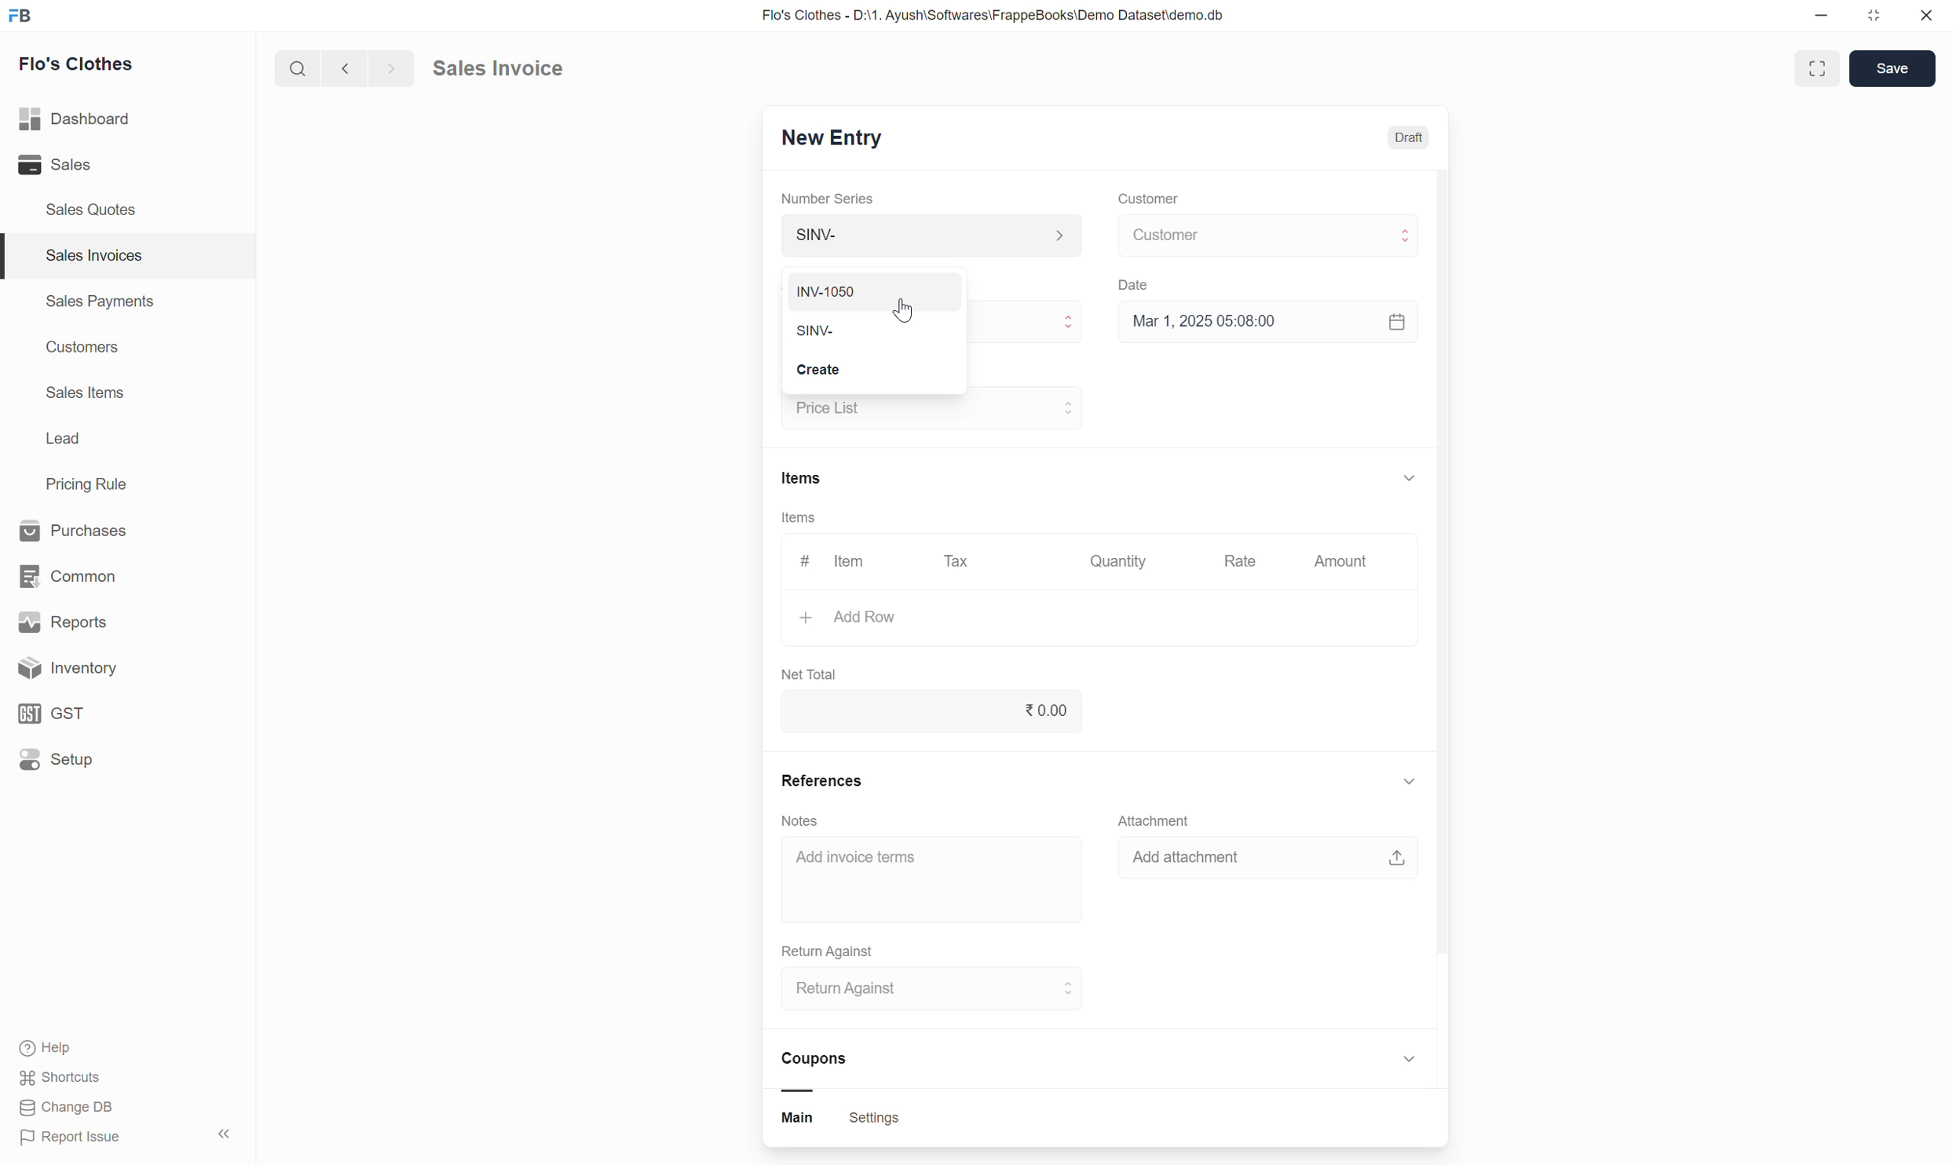  Describe the element at coordinates (1242, 563) in the screenshot. I see `Rate` at that location.